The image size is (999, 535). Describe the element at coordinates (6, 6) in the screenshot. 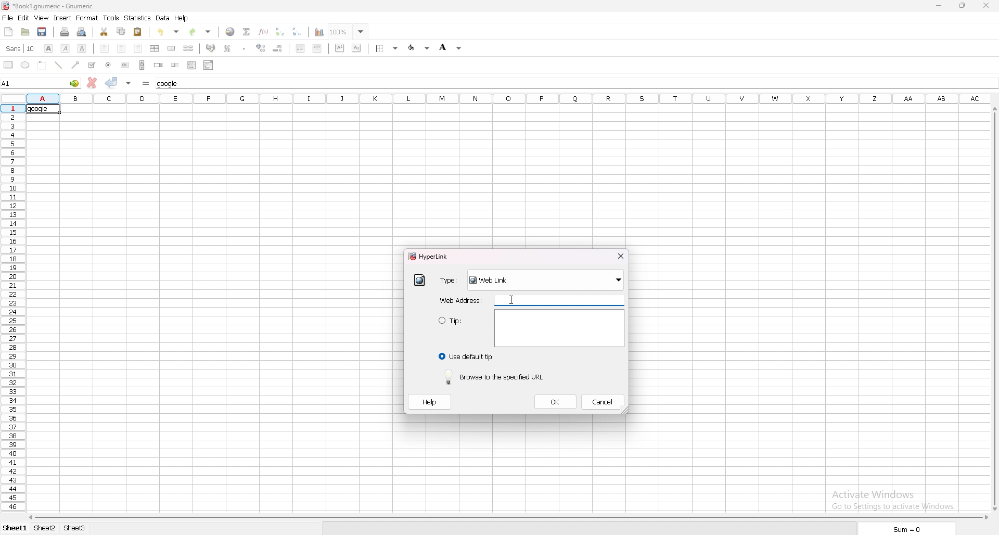

I see `Hyperlink logo` at that location.